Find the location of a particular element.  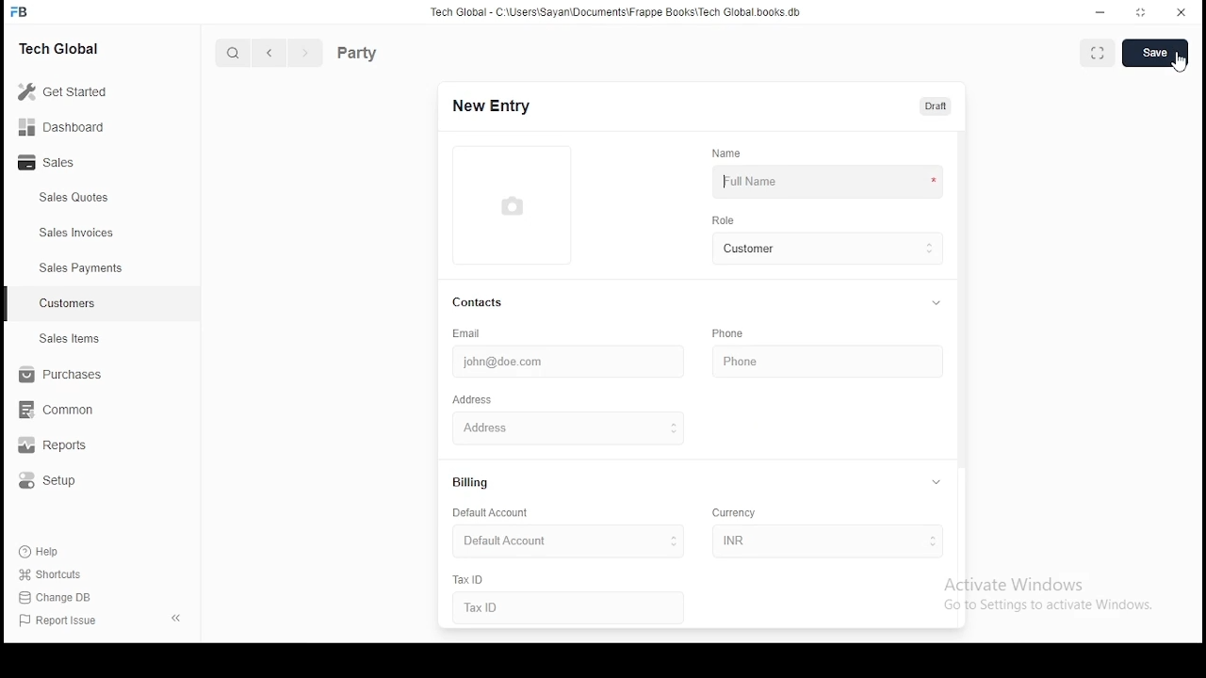

previous is located at coordinates (269, 53).